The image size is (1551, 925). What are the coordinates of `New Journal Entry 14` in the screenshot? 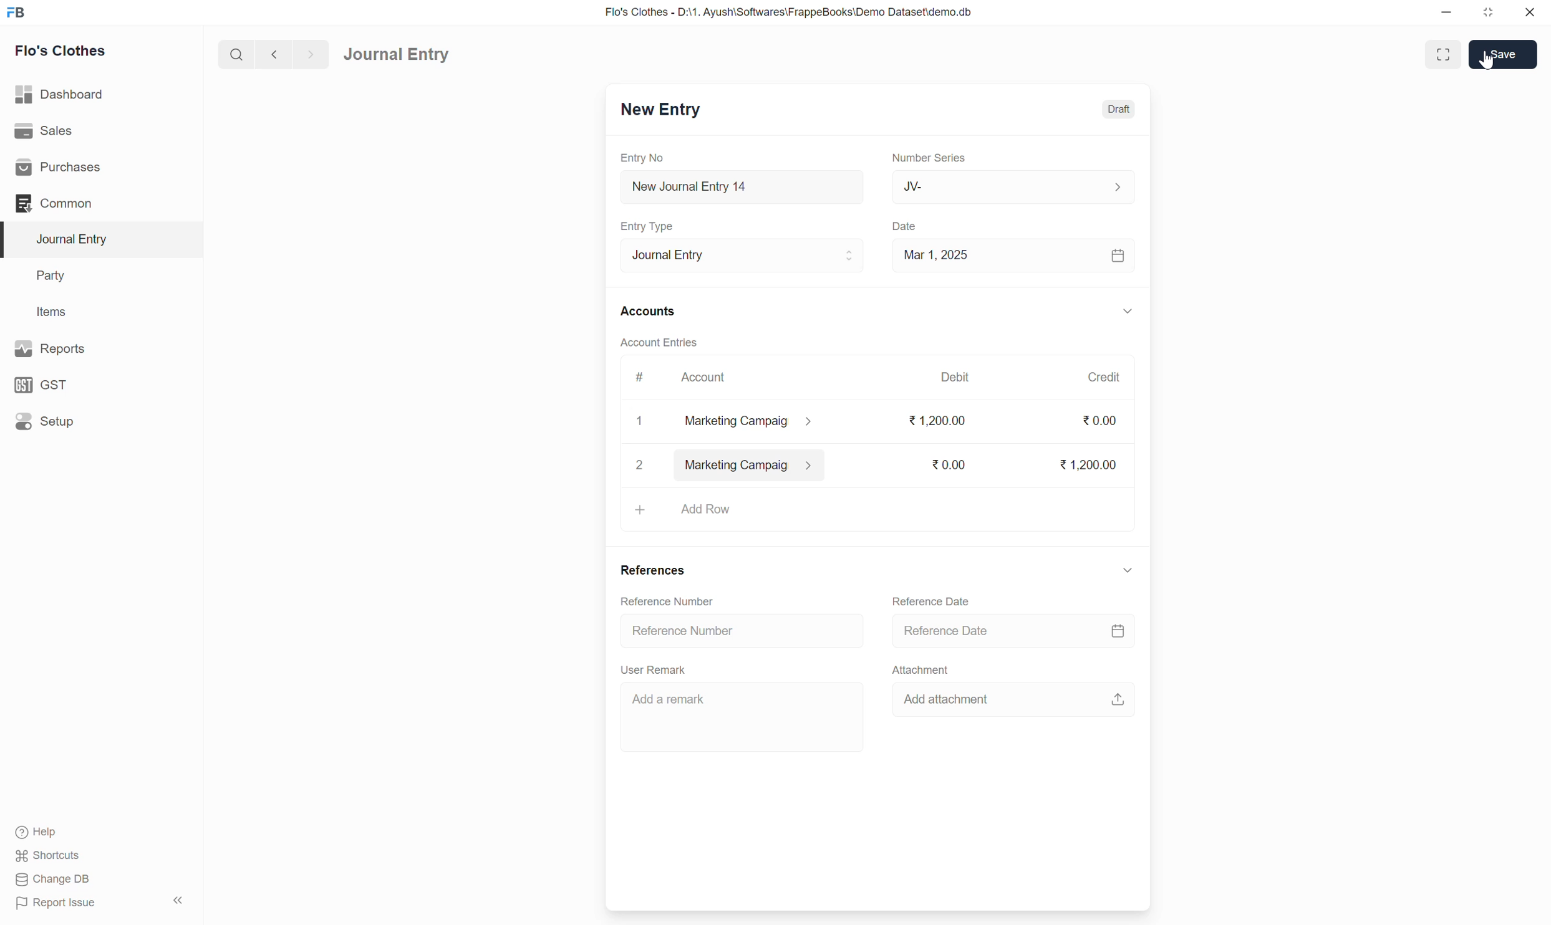 It's located at (712, 187).